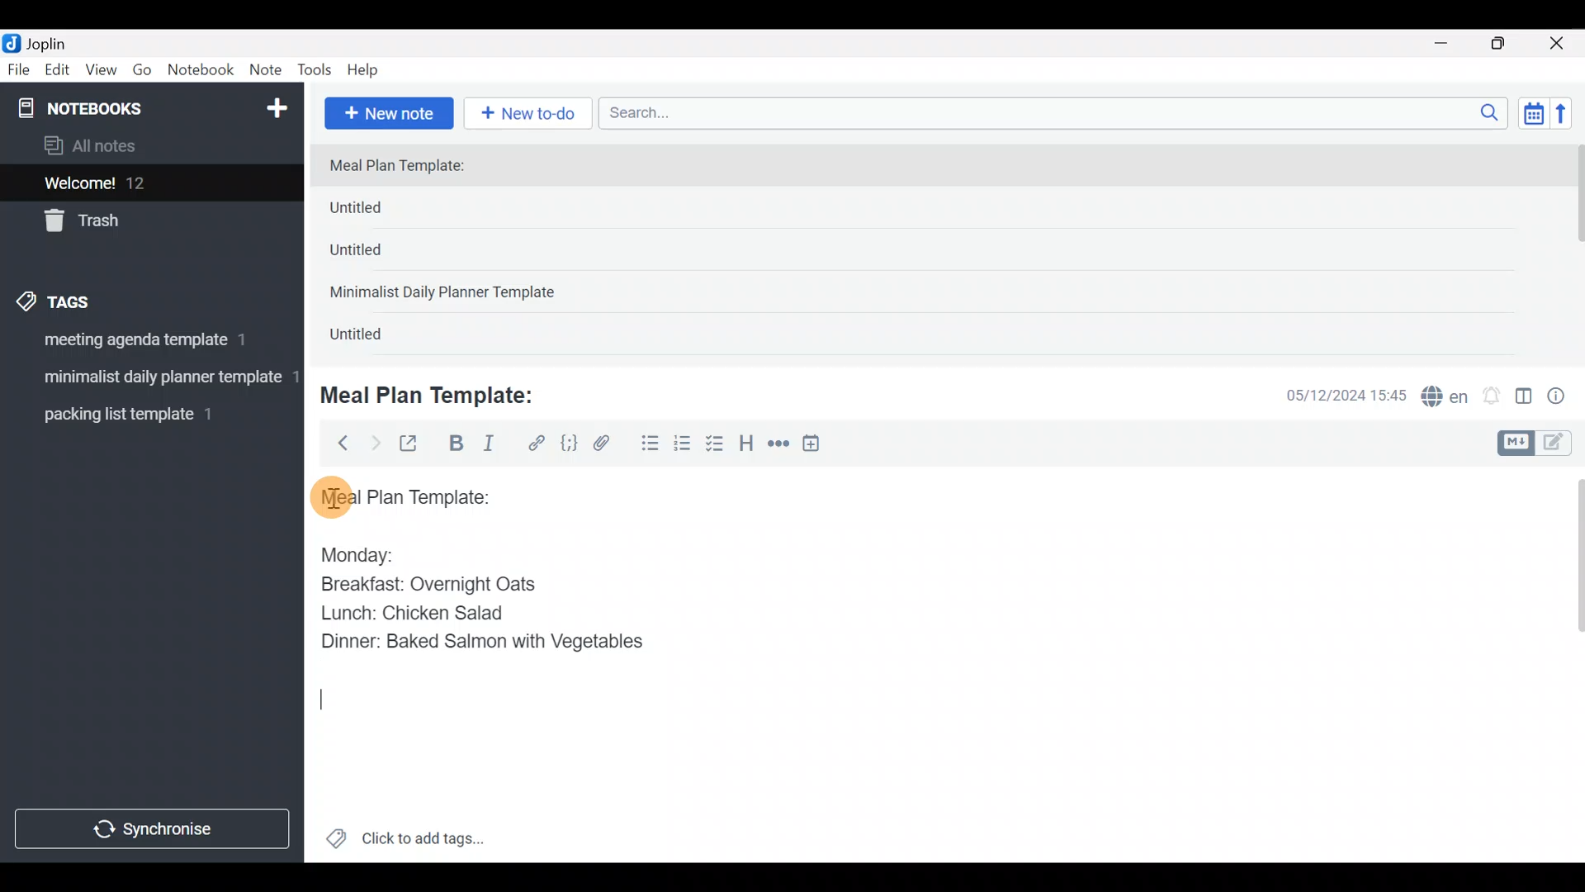 The image size is (1585, 892). What do you see at coordinates (487, 447) in the screenshot?
I see `Italic` at bounding box center [487, 447].